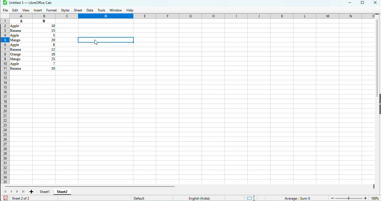 The image size is (381, 201). Describe the element at coordinates (332, 198) in the screenshot. I see `Zoom out` at that location.